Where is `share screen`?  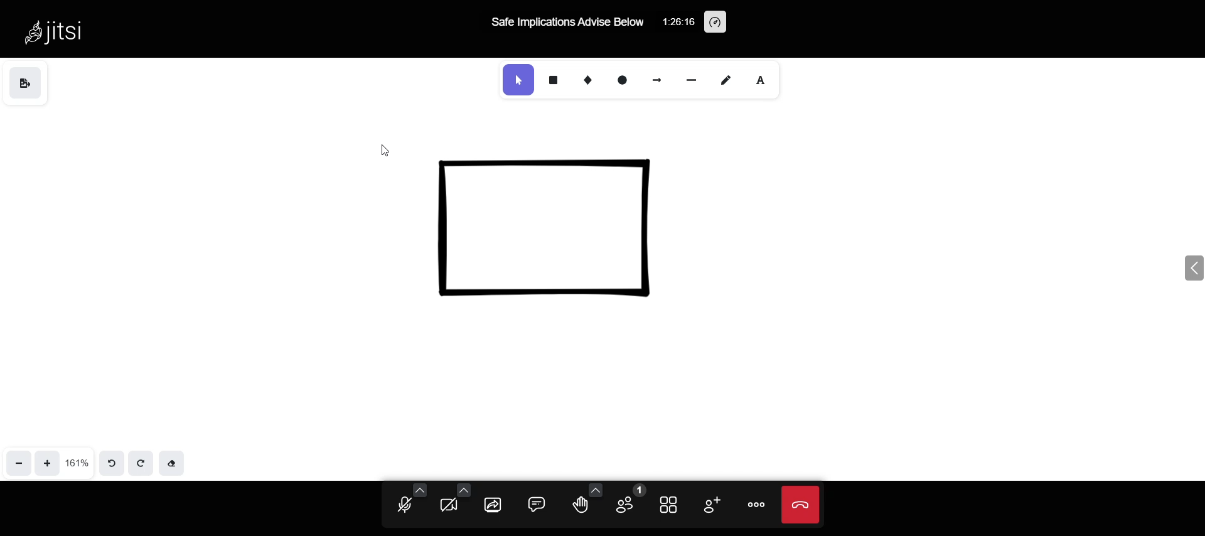
share screen is located at coordinates (490, 505).